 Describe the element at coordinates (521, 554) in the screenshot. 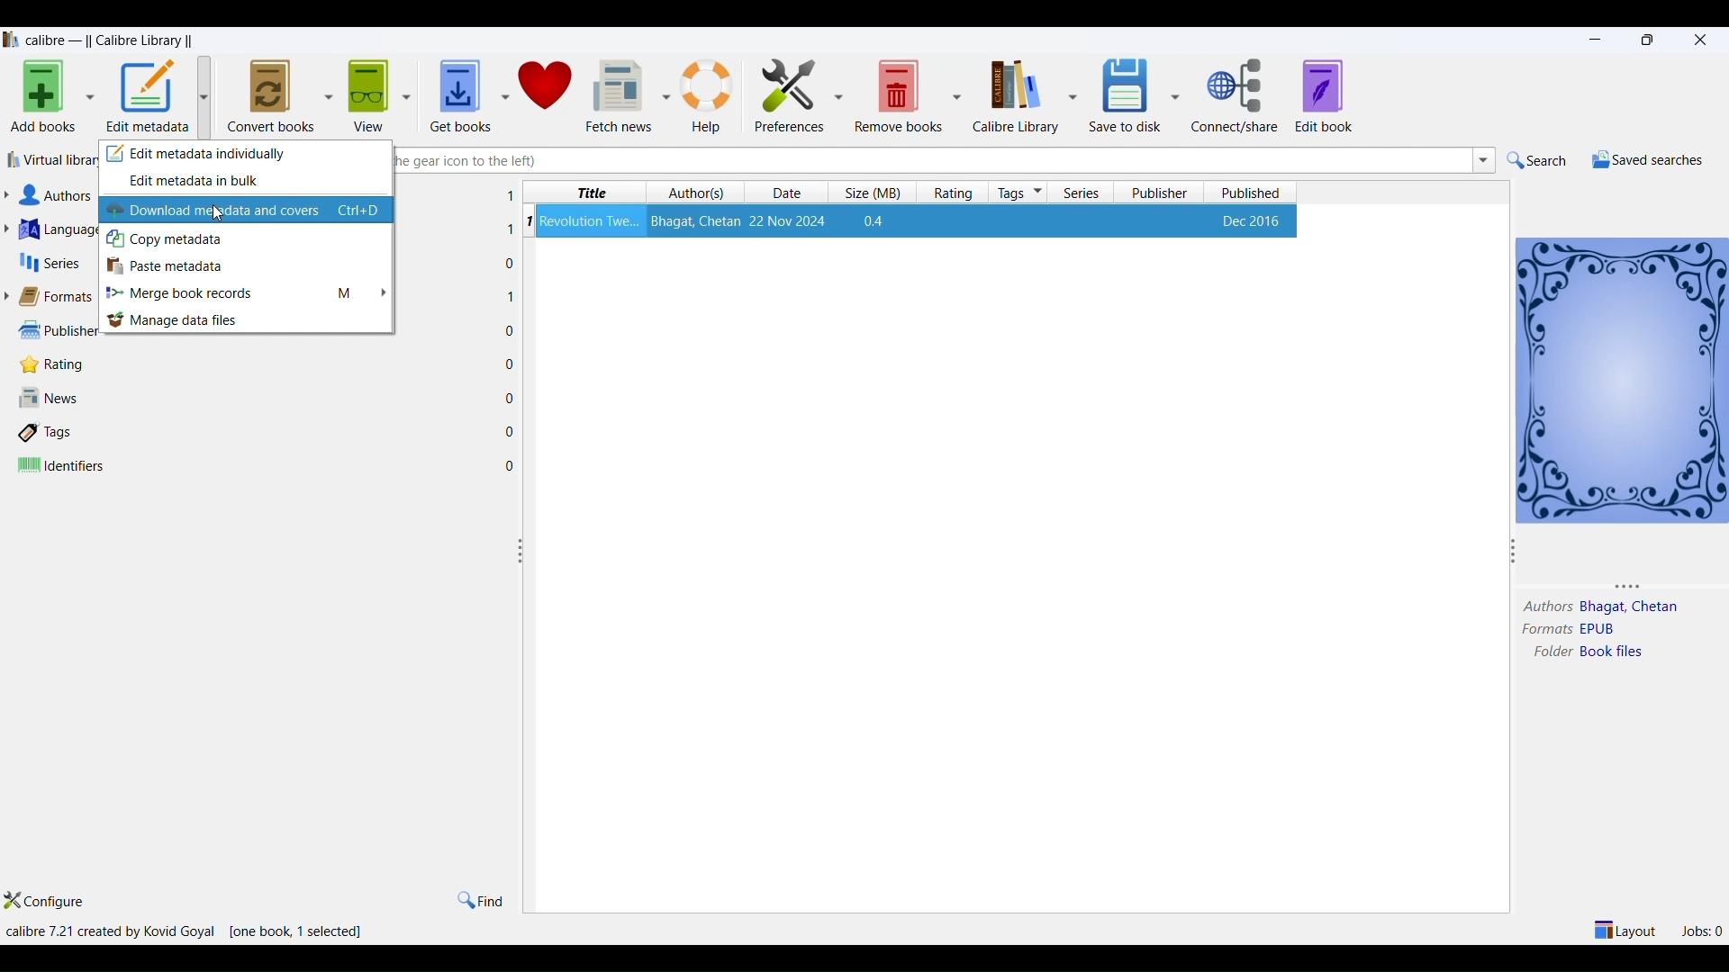

I see `resize` at that location.